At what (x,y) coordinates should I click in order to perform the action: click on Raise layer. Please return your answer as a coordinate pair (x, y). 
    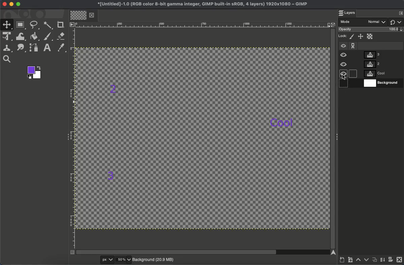
    Looking at the image, I should click on (359, 261).